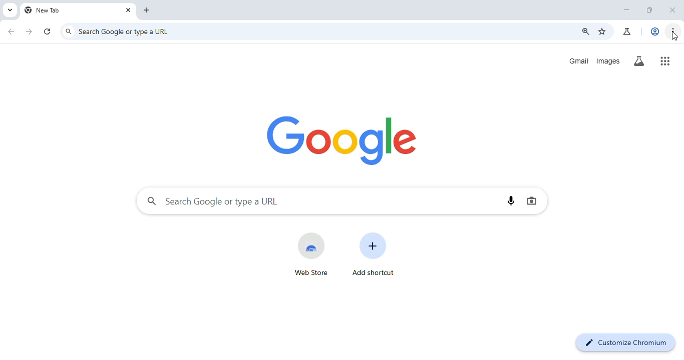 This screenshot has height=360, width=684. What do you see at coordinates (375, 254) in the screenshot?
I see `add shortcut` at bounding box center [375, 254].